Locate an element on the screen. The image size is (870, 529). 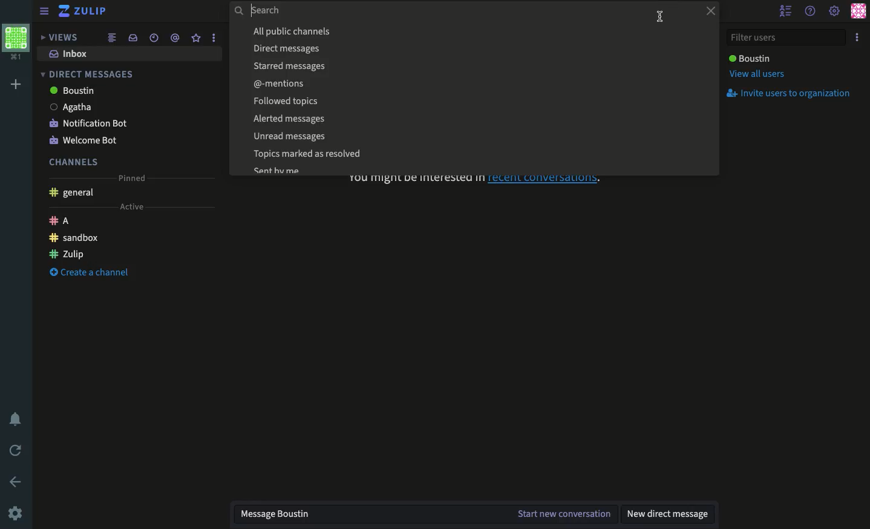
Welcome bot is located at coordinates (85, 142).